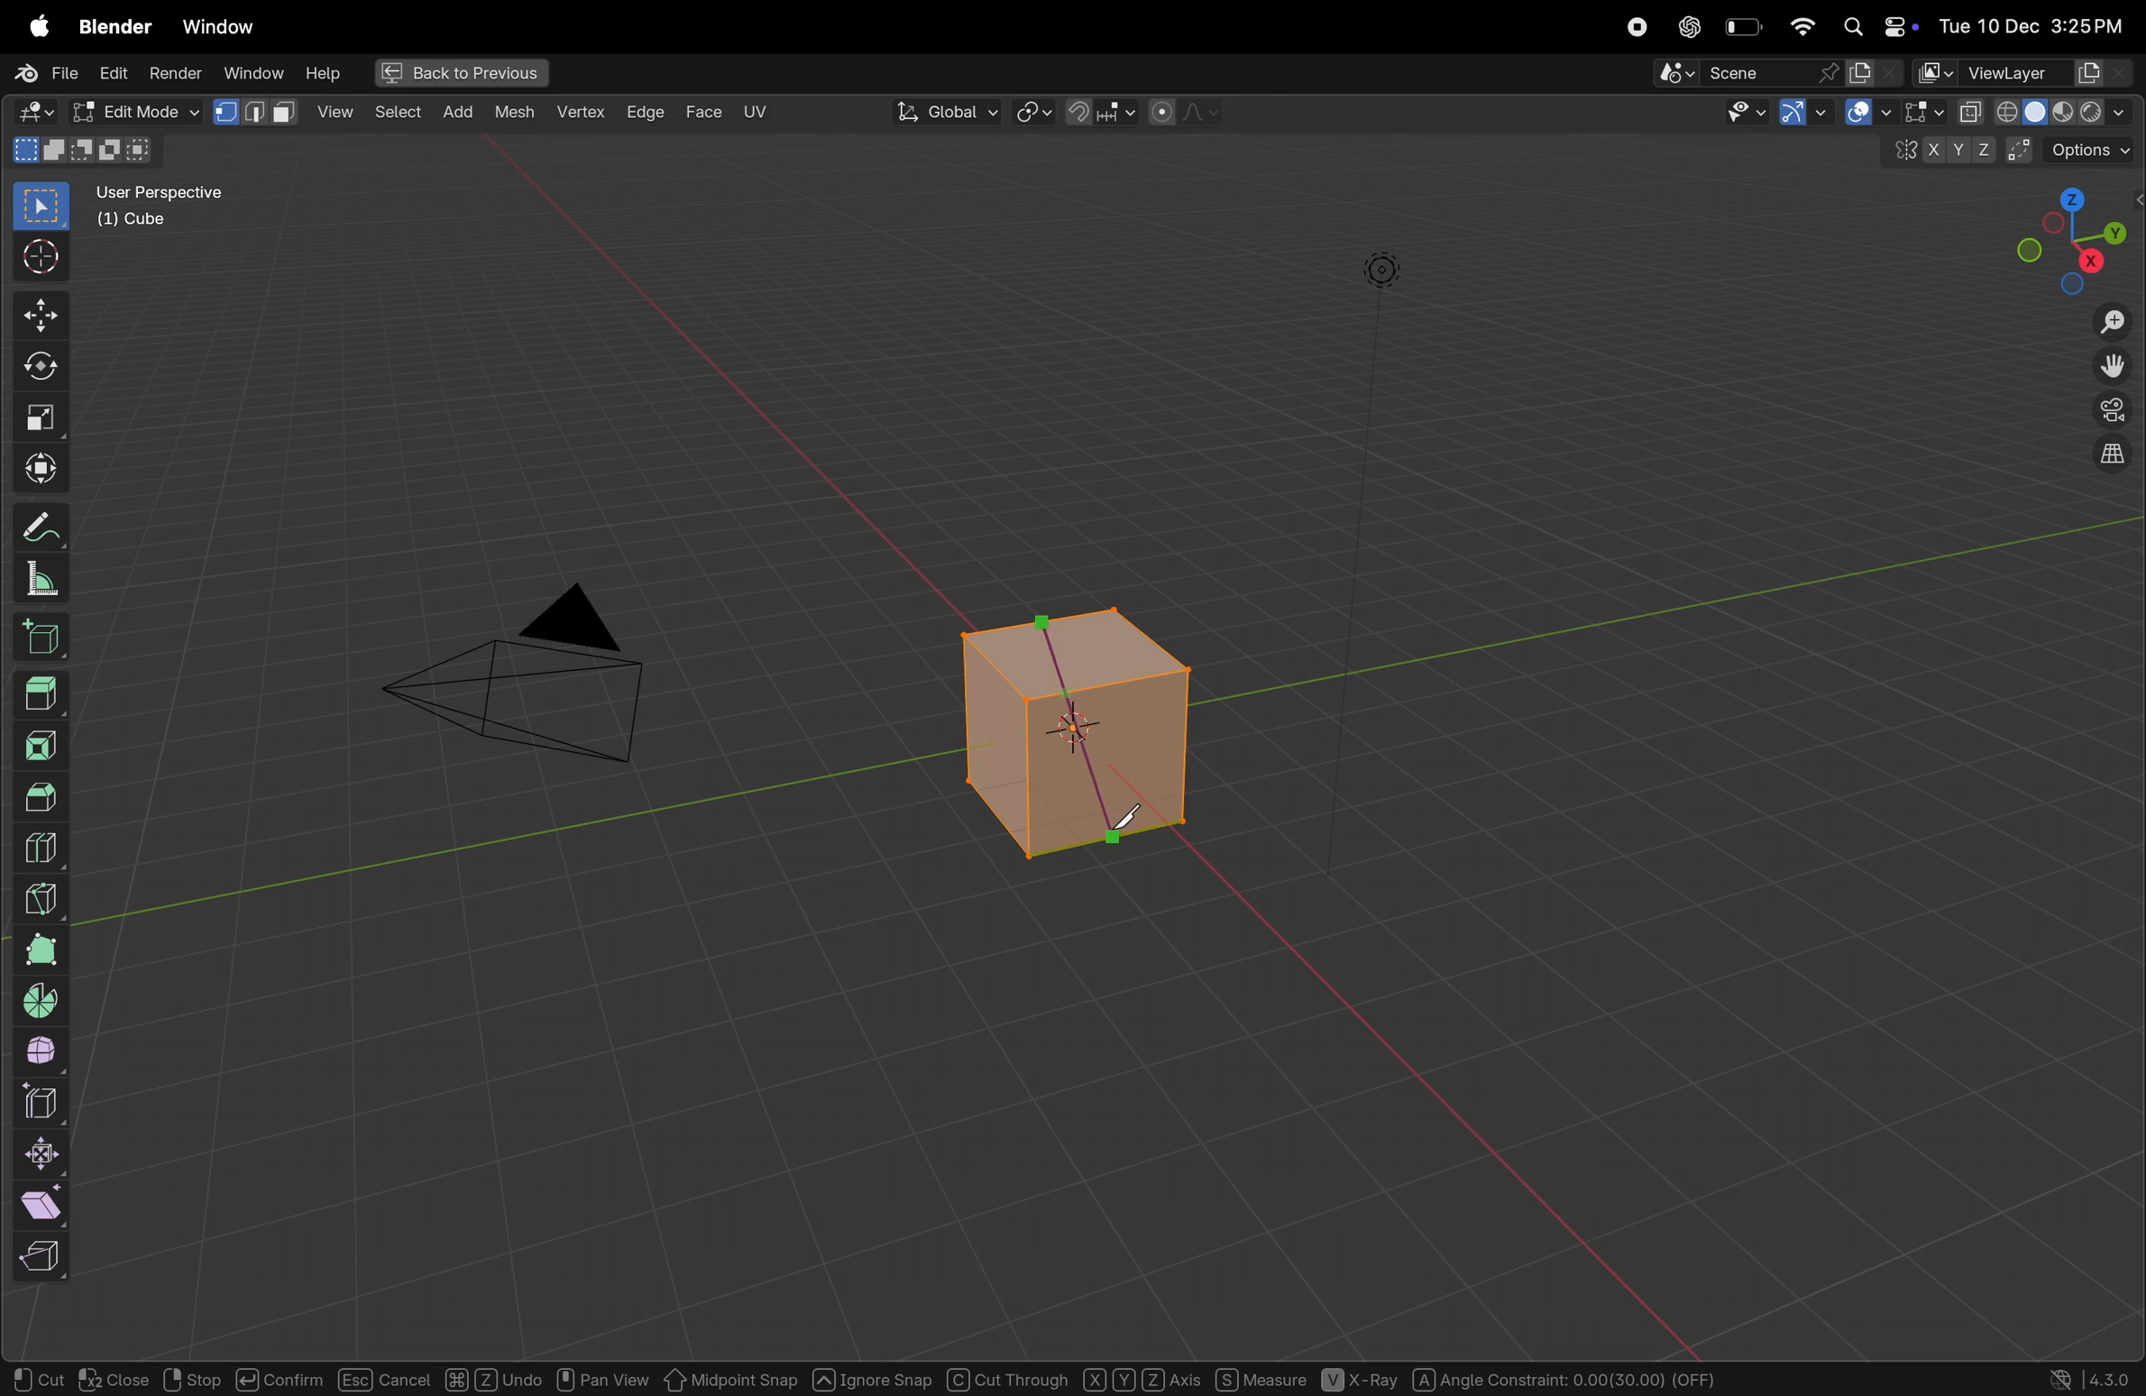 The image size is (2146, 1396). I want to click on Apple menu, so click(30, 26).